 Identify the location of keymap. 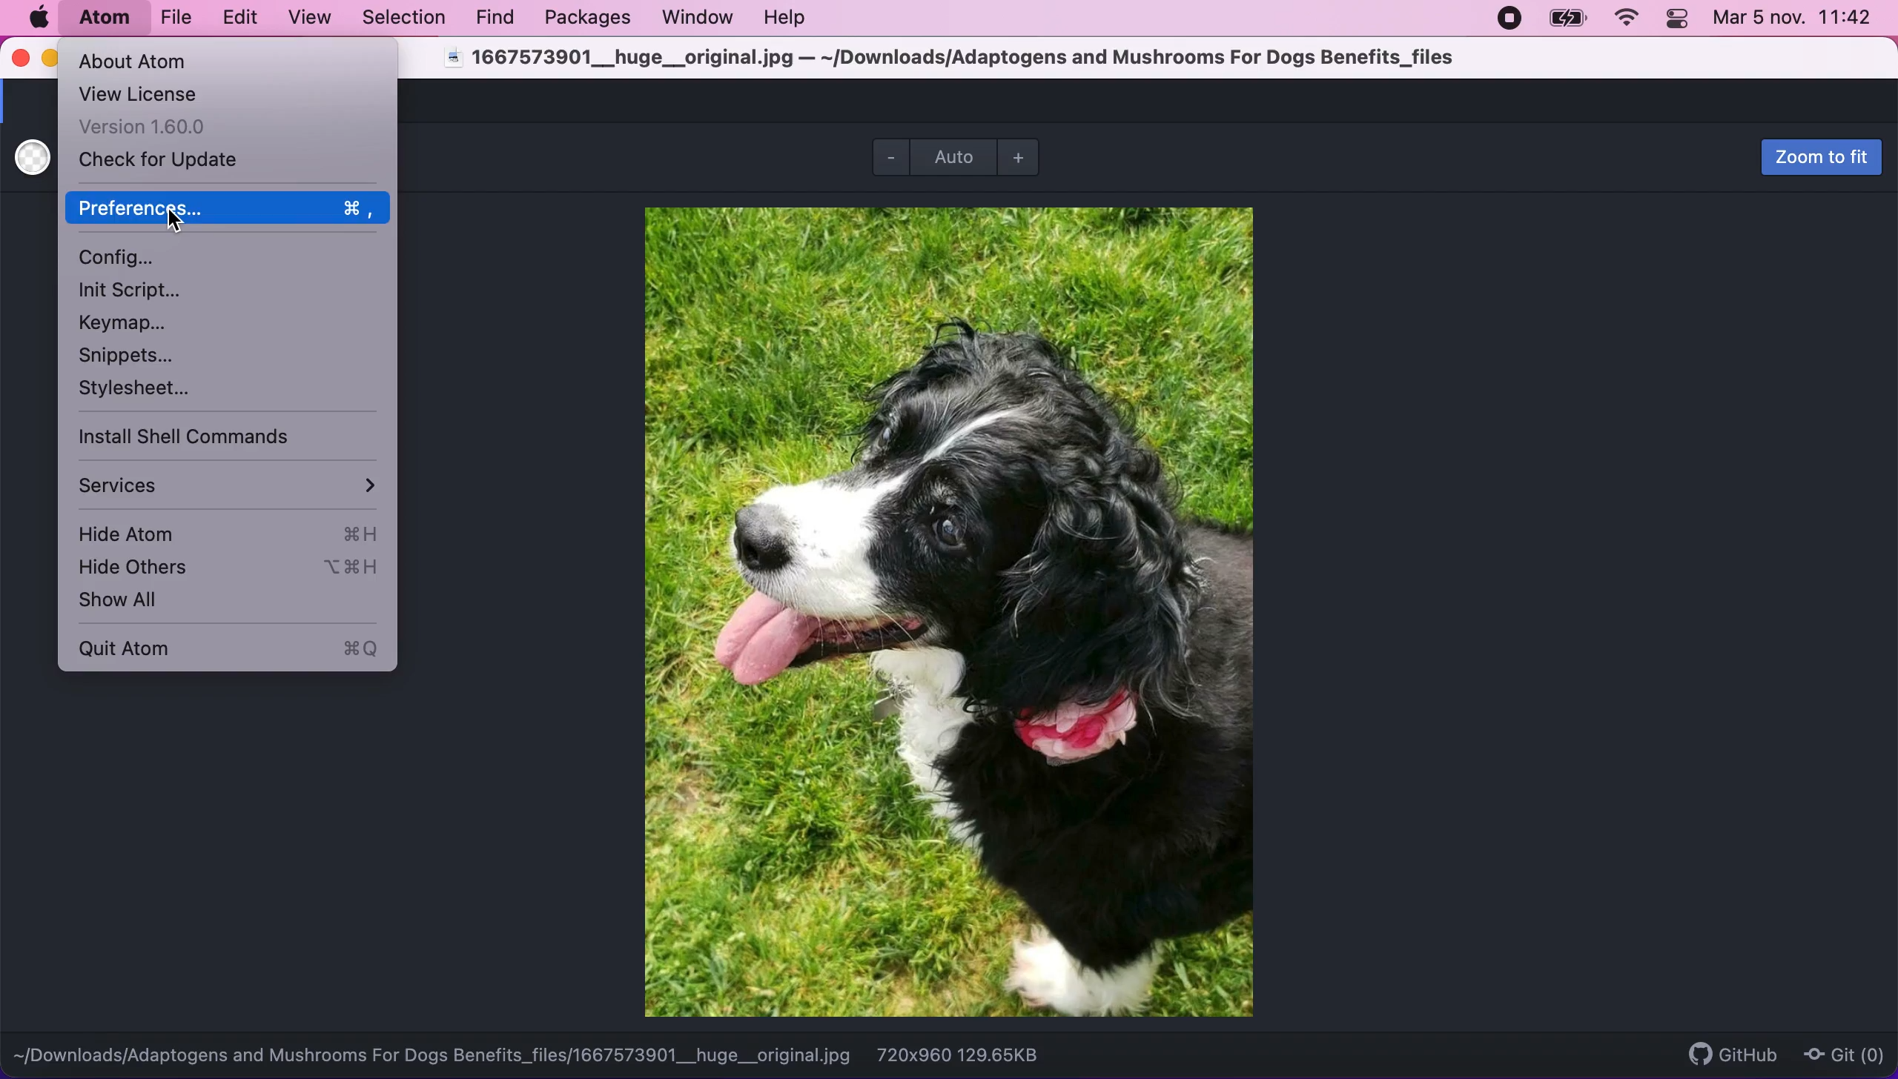
(136, 325).